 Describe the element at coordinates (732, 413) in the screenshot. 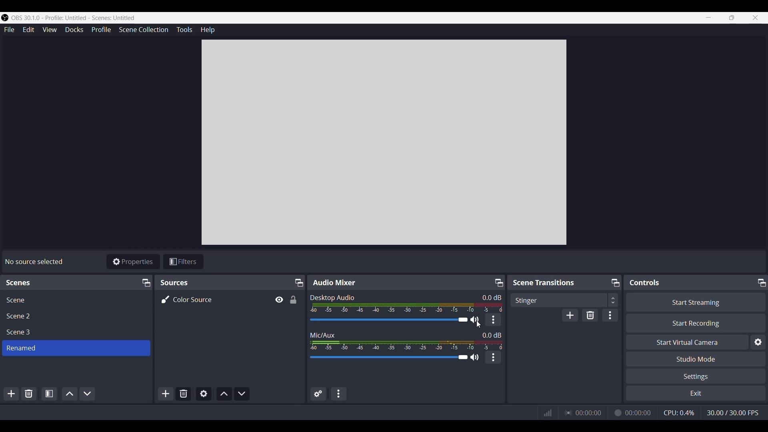

I see `Frames Per Second` at that location.